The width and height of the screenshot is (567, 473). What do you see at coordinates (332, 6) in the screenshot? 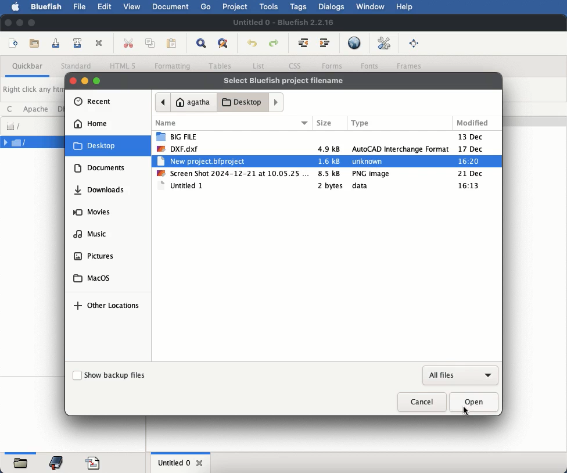
I see `dialogs` at bounding box center [332, 6].